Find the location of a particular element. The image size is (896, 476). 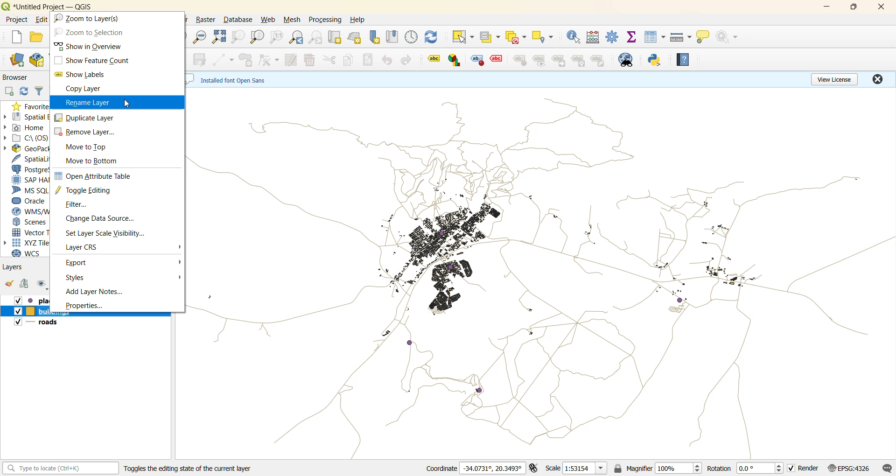

metasearch is located at coordinates (627, 60).